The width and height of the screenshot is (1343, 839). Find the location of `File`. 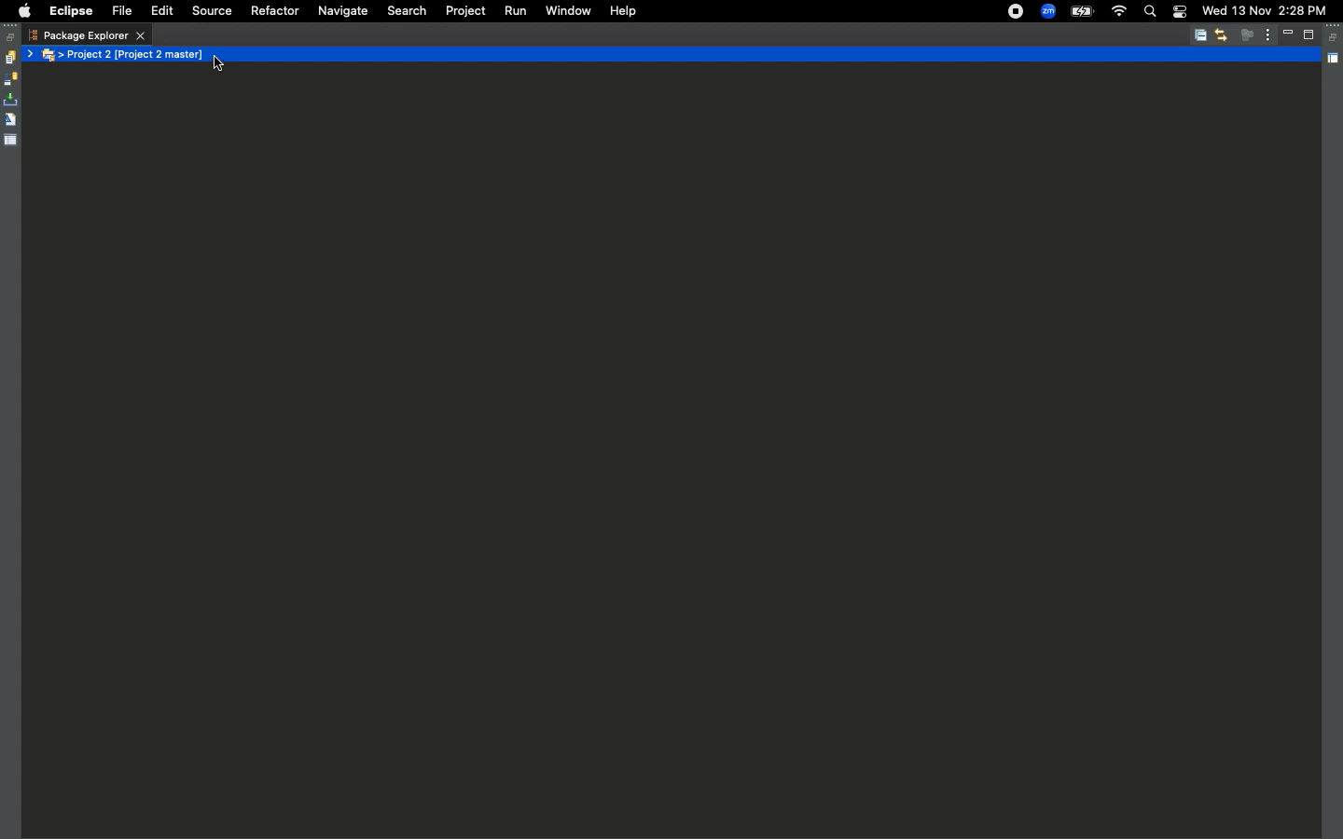

File is located at coordinates (120, 12).